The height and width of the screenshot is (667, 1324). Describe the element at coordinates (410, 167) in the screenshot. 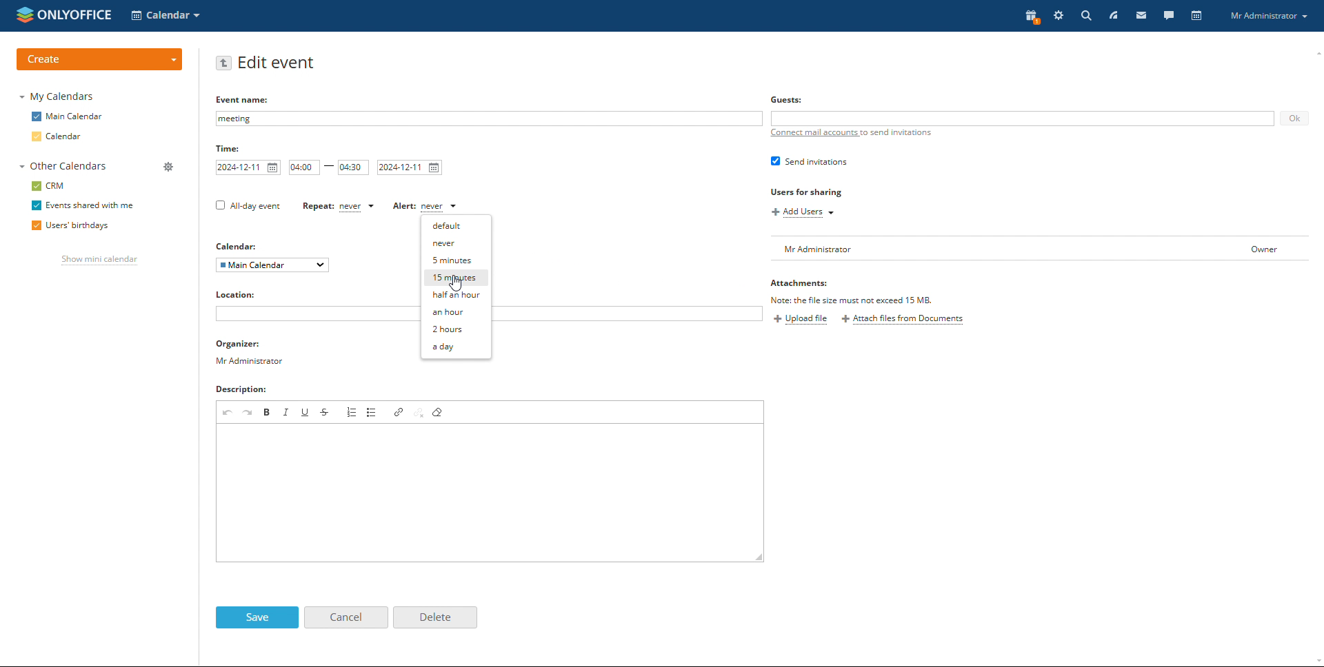

I see `end date` at that location.